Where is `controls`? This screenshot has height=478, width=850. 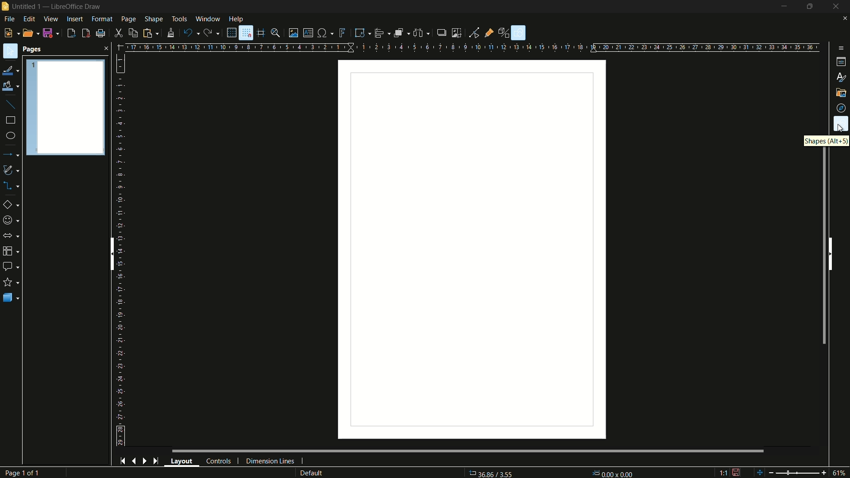 controls is located at coordinates (219, 462).